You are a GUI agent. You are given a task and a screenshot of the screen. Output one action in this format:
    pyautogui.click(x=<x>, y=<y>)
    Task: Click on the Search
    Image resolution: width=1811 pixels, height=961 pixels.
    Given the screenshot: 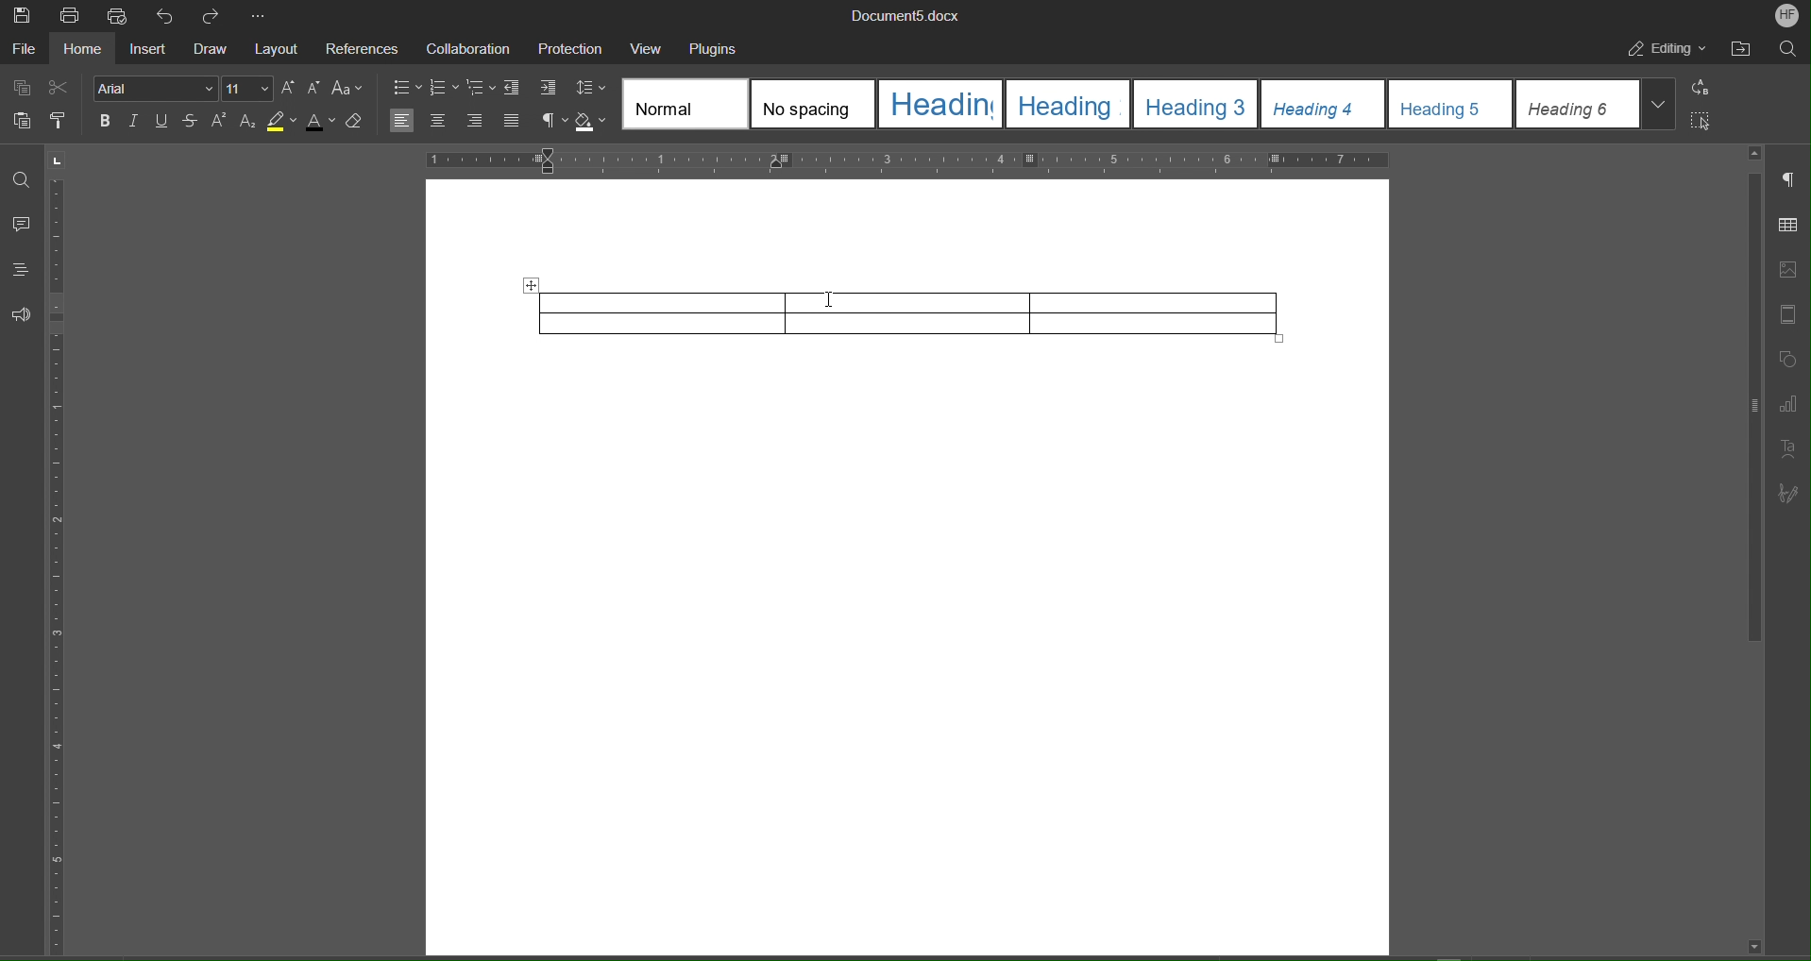 What is the action you would take?
    pyautogui.click(x=1789, y=51)
    